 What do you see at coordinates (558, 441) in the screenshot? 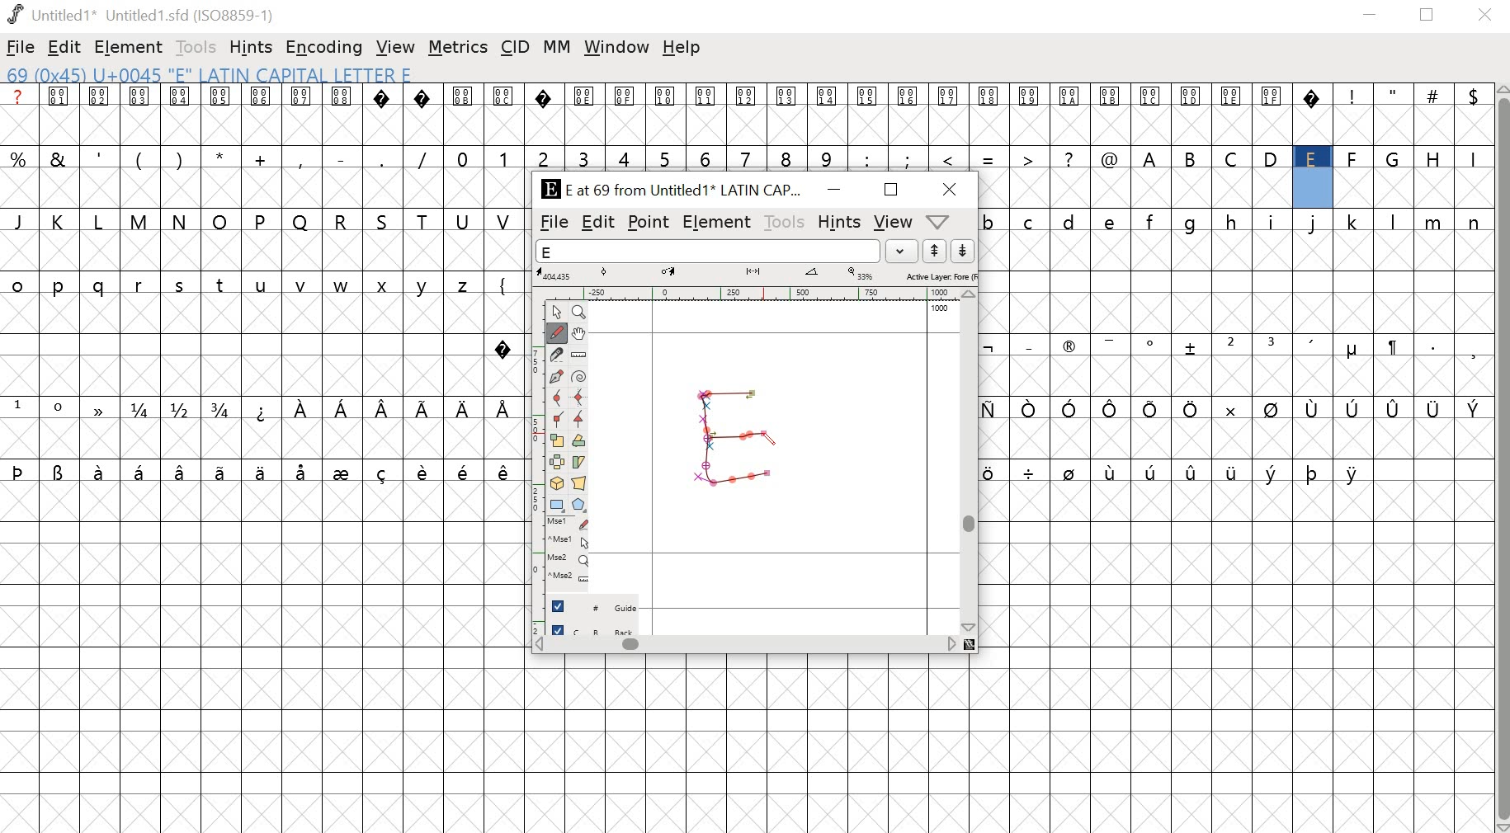
I see `Scale` at bounding box center [558, 441].